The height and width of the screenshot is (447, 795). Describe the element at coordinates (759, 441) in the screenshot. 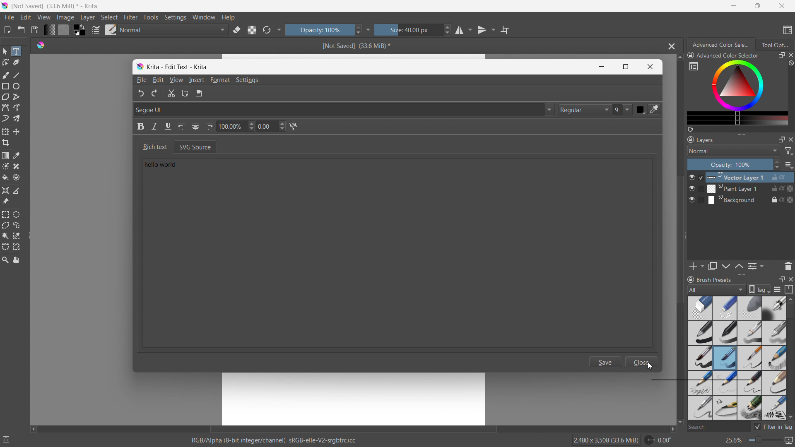

I see `zoom level` at that location.